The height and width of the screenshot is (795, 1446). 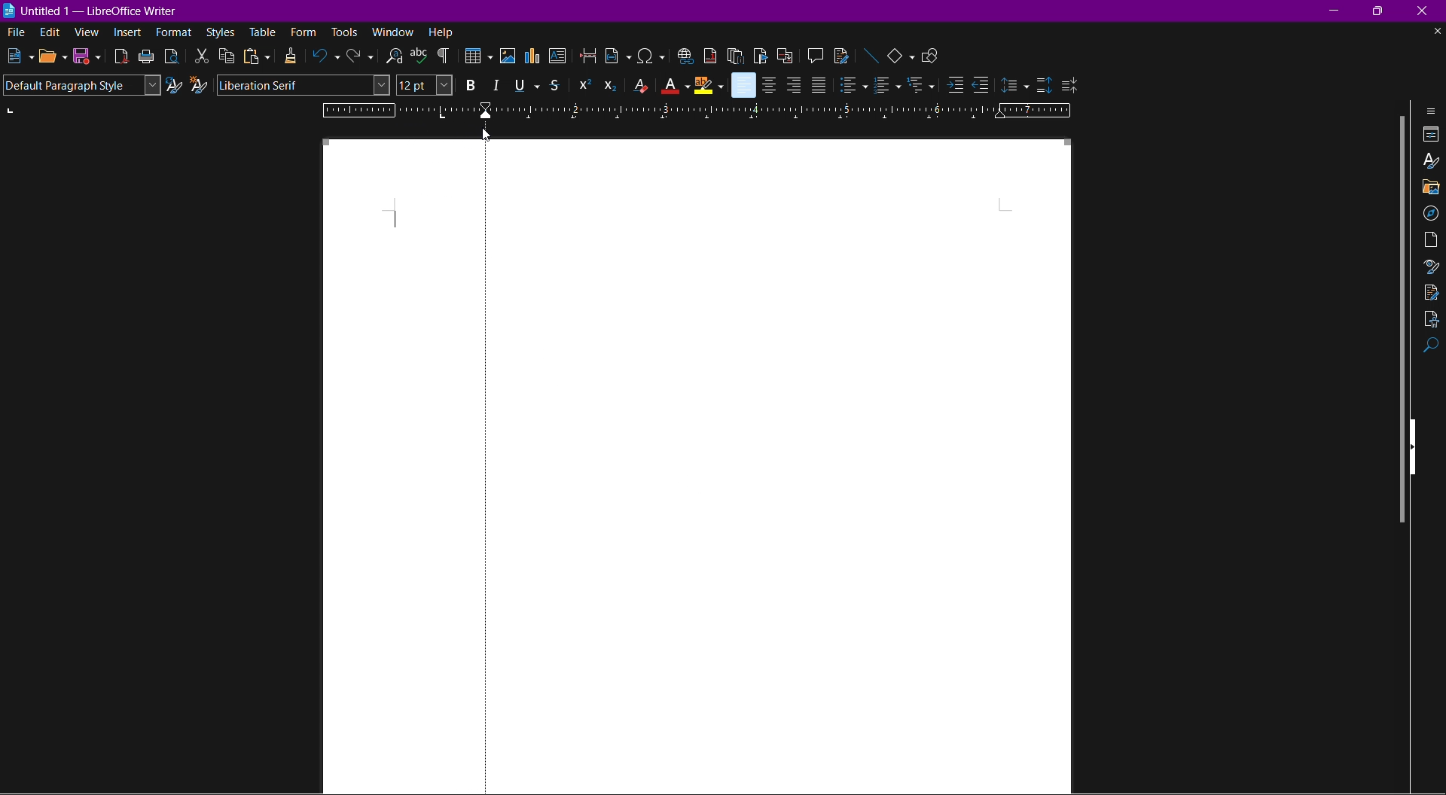 I want to click on Insert Graph, so click(x=534, y=58).